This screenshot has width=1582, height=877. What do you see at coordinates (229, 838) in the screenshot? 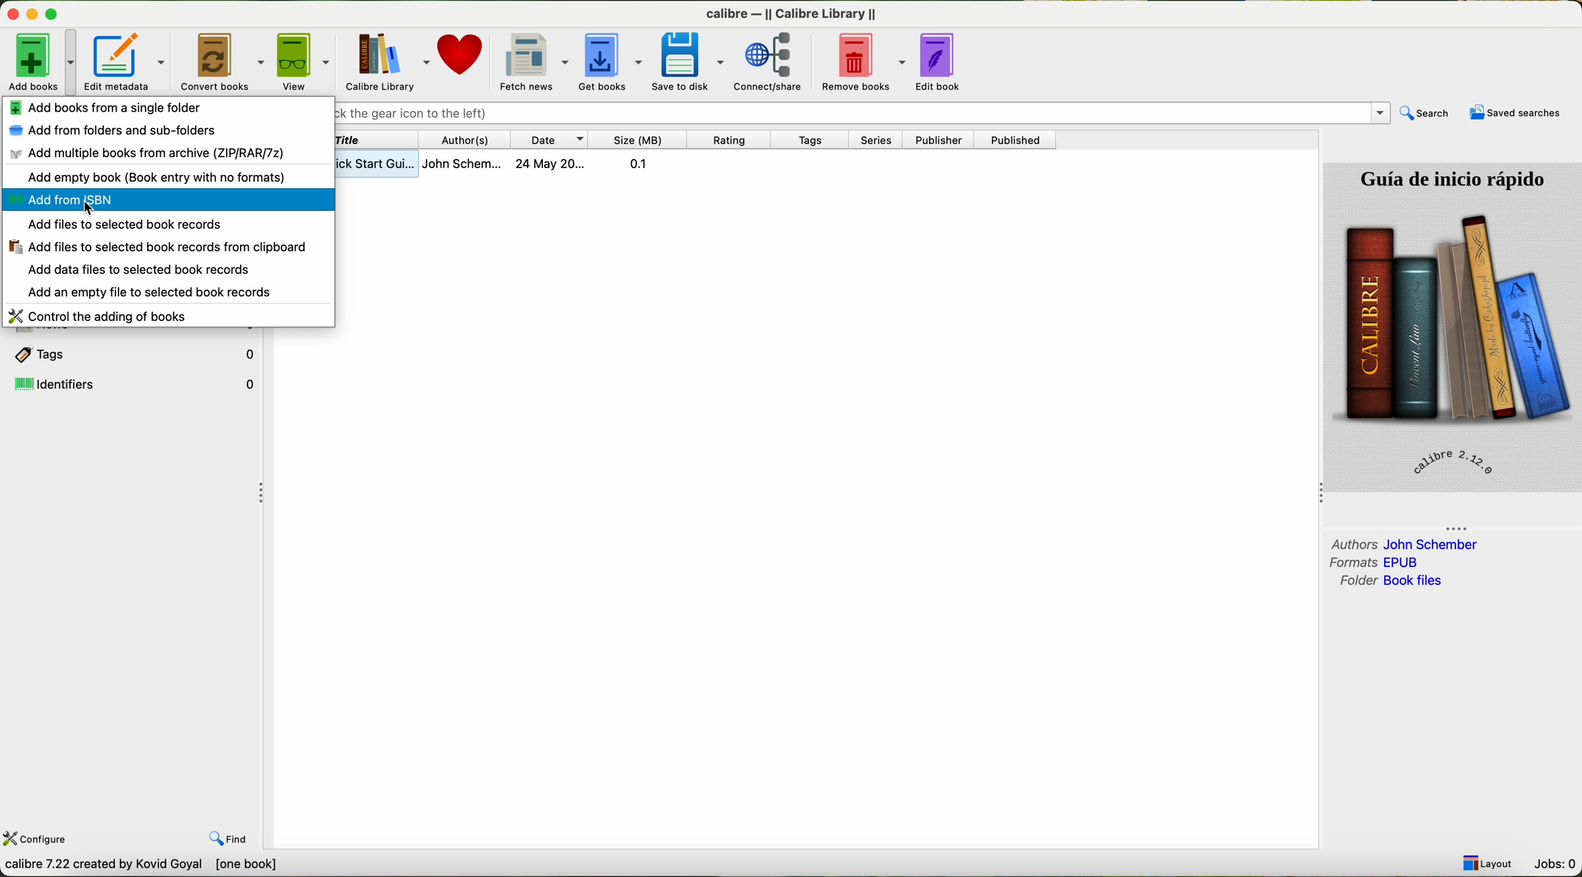
I see `find` at bounding box center [229, 838].